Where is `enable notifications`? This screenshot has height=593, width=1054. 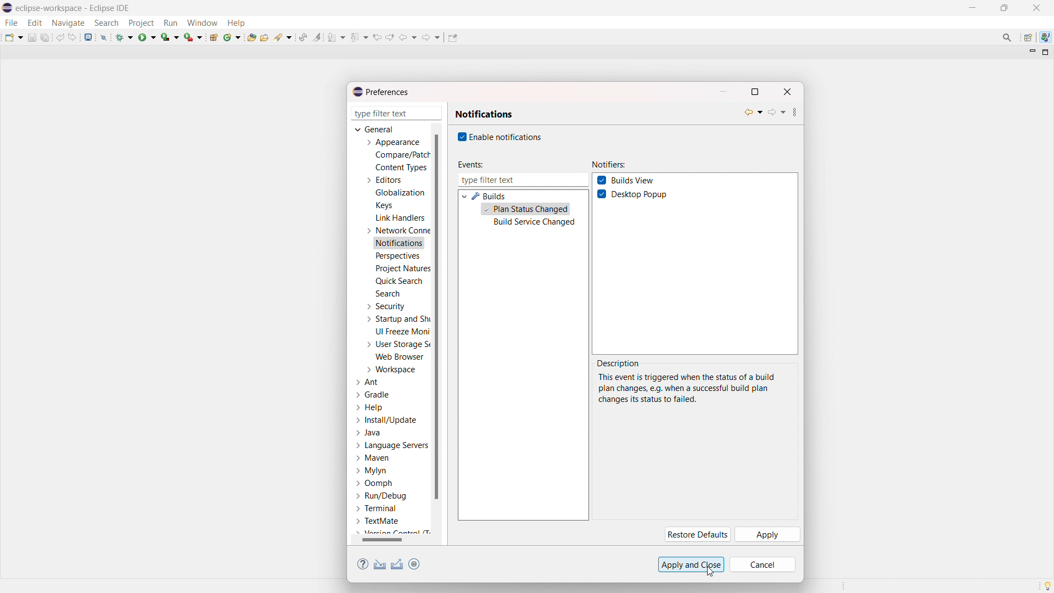
enable notifications is located at coordinates (507, 136).